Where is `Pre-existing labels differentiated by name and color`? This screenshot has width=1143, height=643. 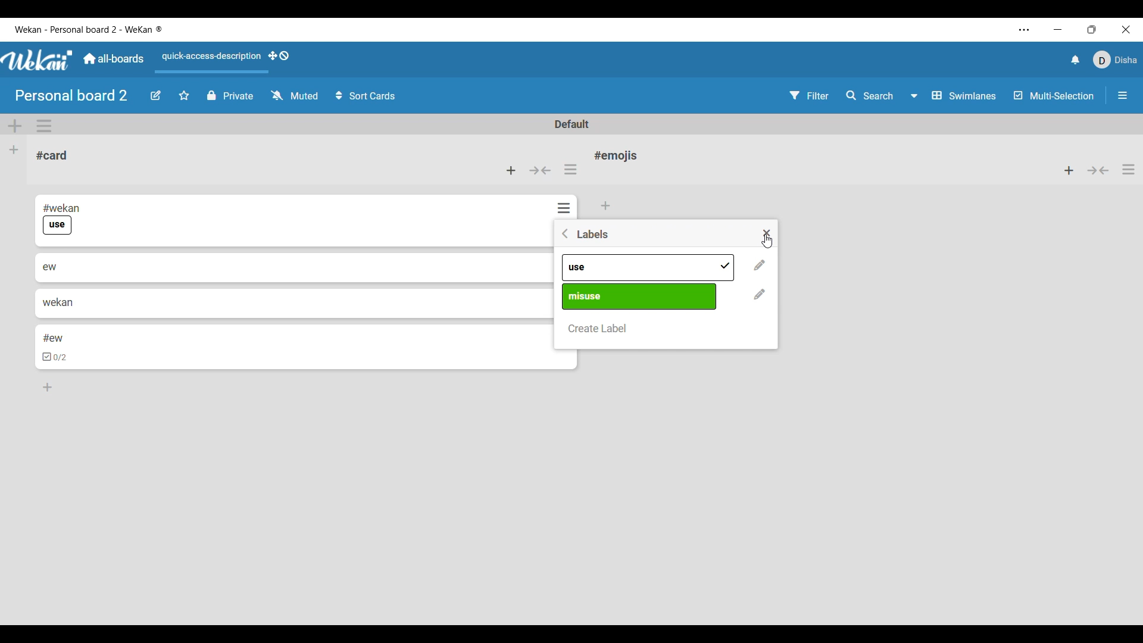
Pre-existing labels differentiated by name and color is located at coordinates (640, 267).